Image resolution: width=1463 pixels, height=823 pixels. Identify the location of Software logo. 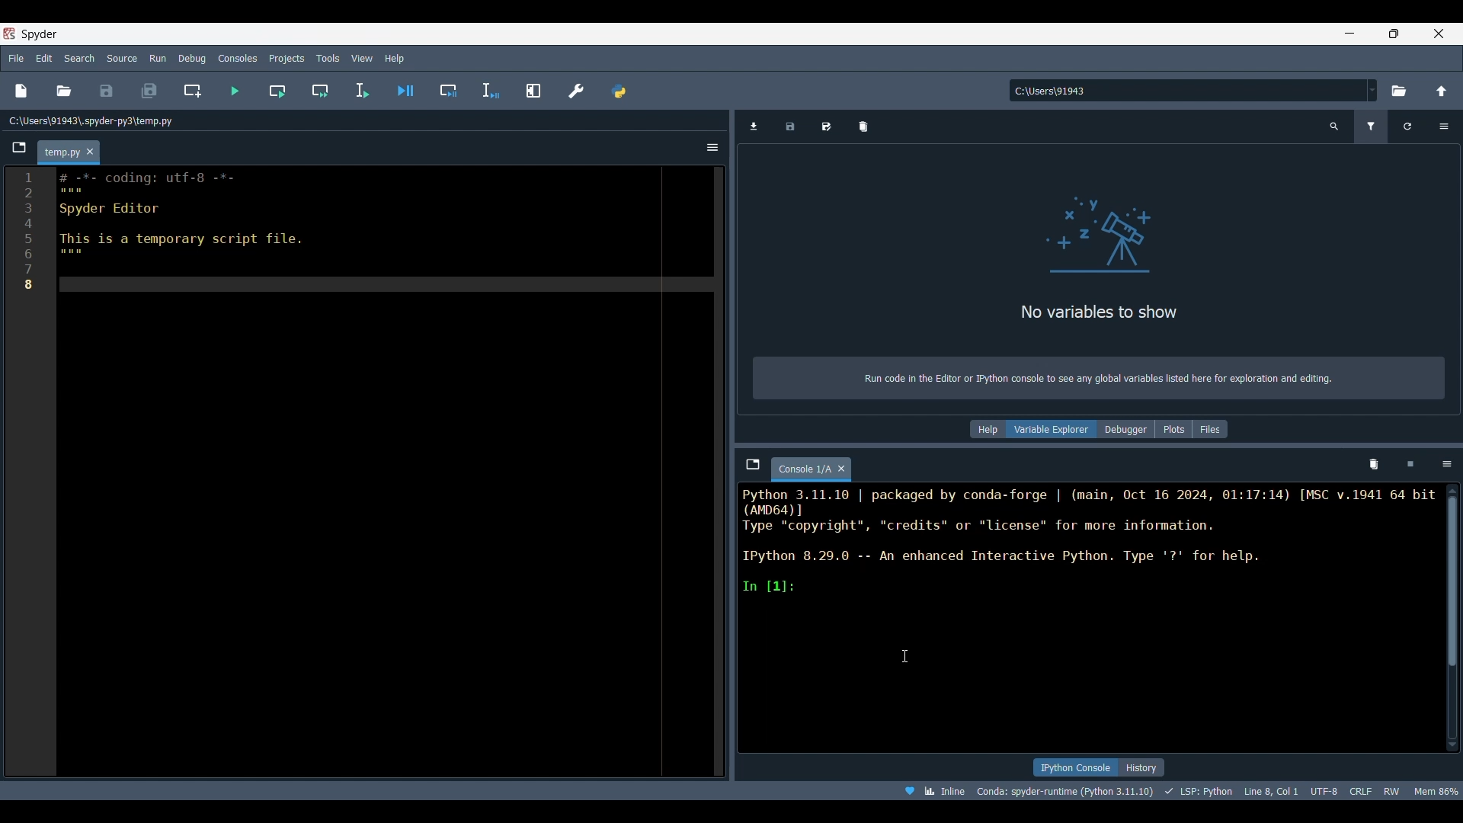
(9, 34).